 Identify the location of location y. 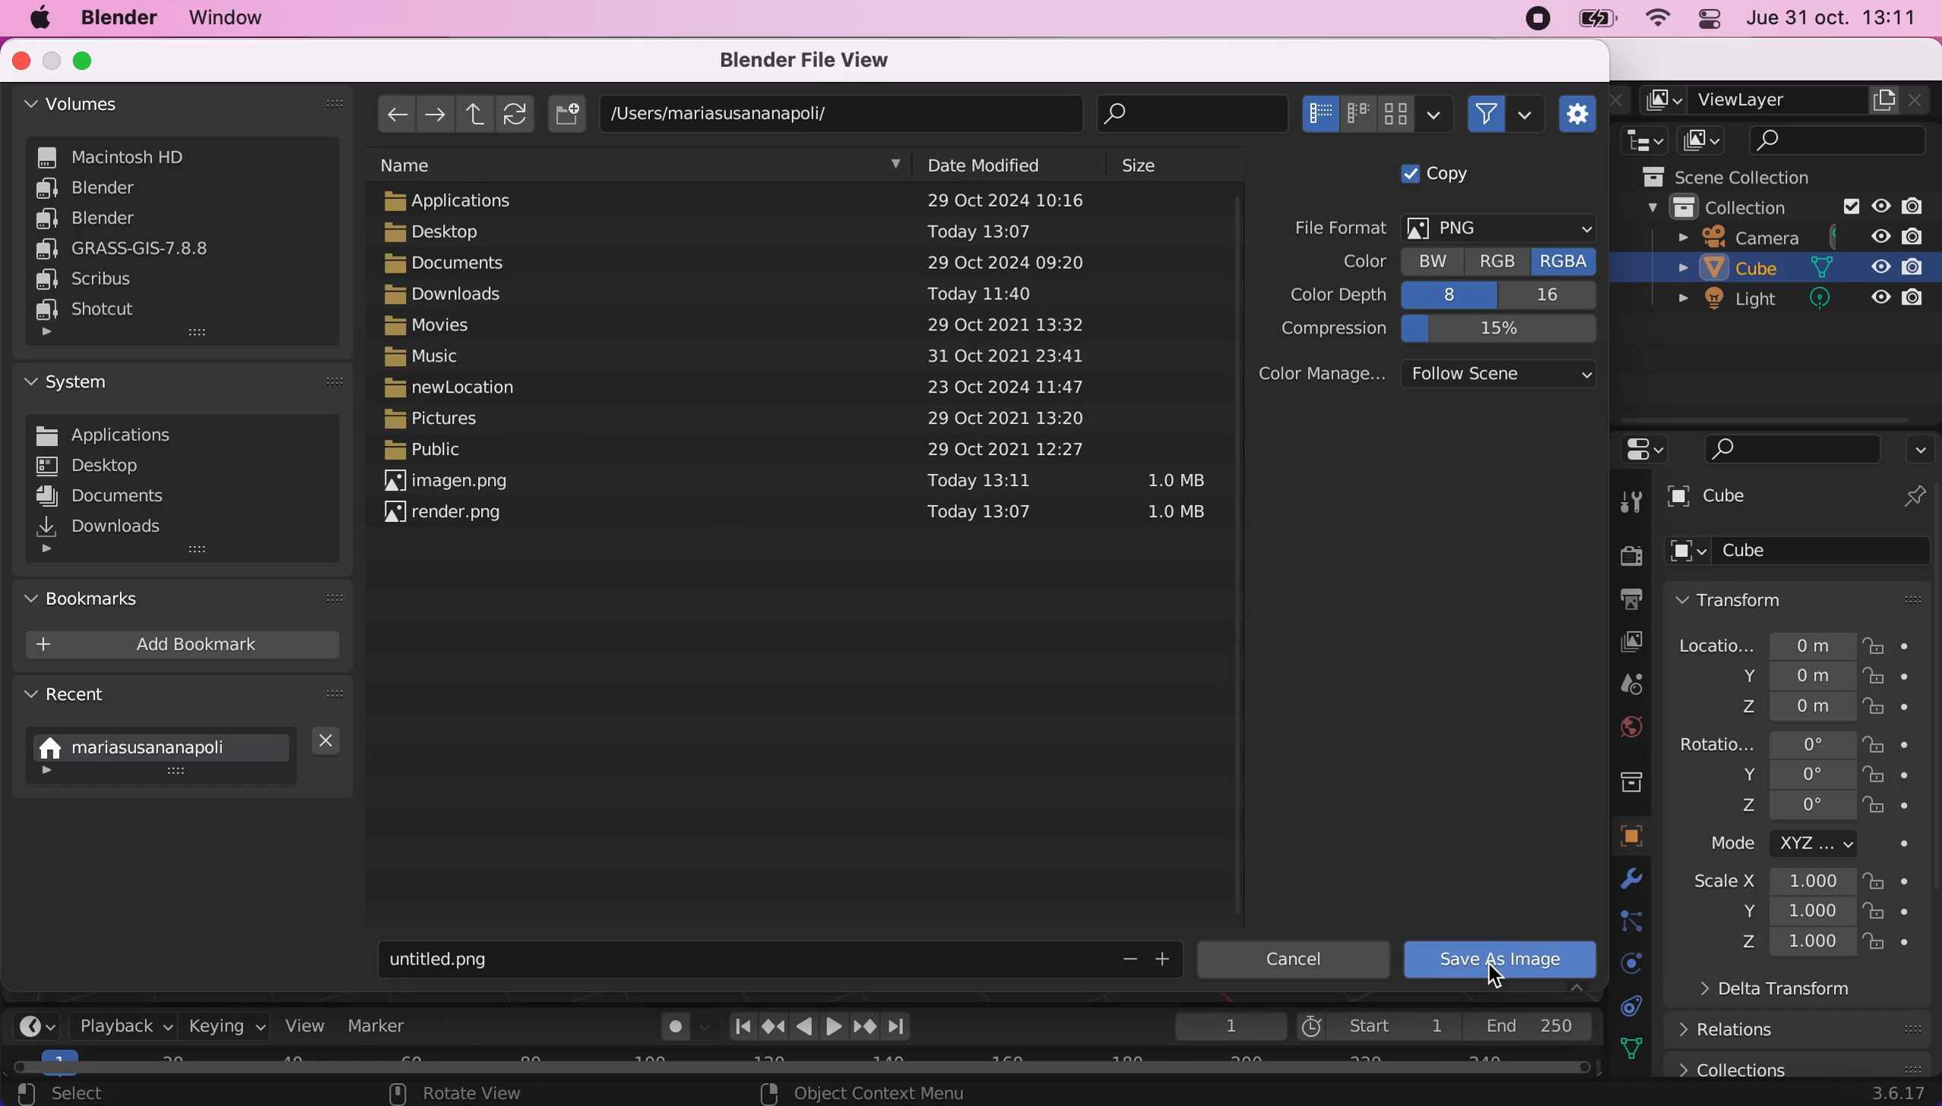
(1767, 676).